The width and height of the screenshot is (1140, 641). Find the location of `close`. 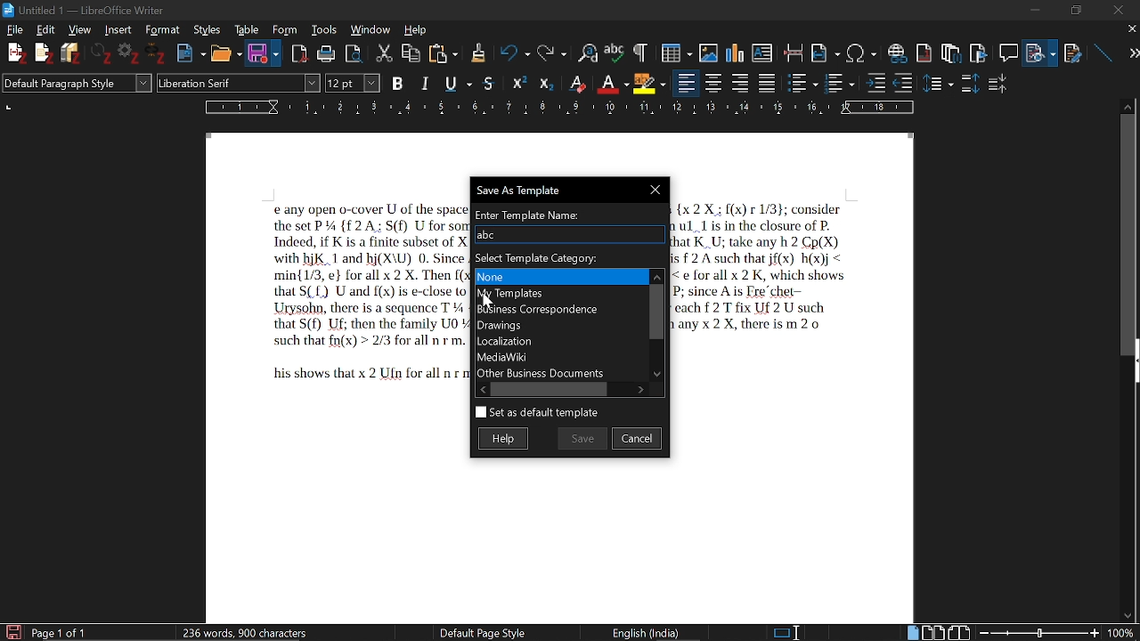

close is located at coordinates (1130, 30).